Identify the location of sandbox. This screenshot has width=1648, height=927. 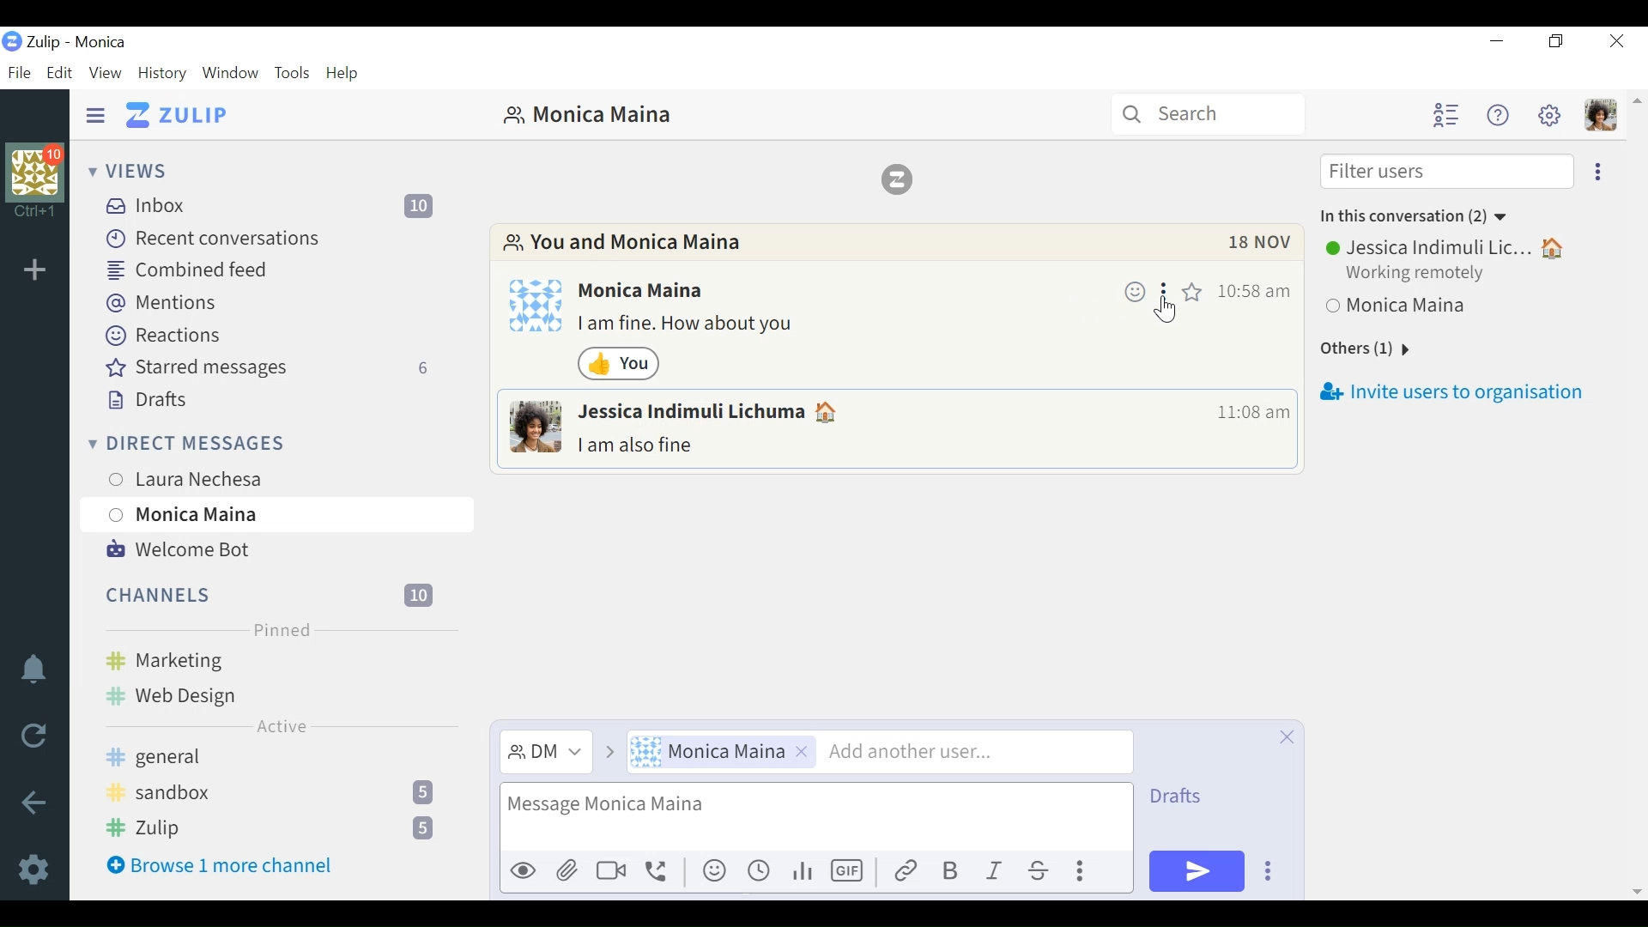
(276, 791).